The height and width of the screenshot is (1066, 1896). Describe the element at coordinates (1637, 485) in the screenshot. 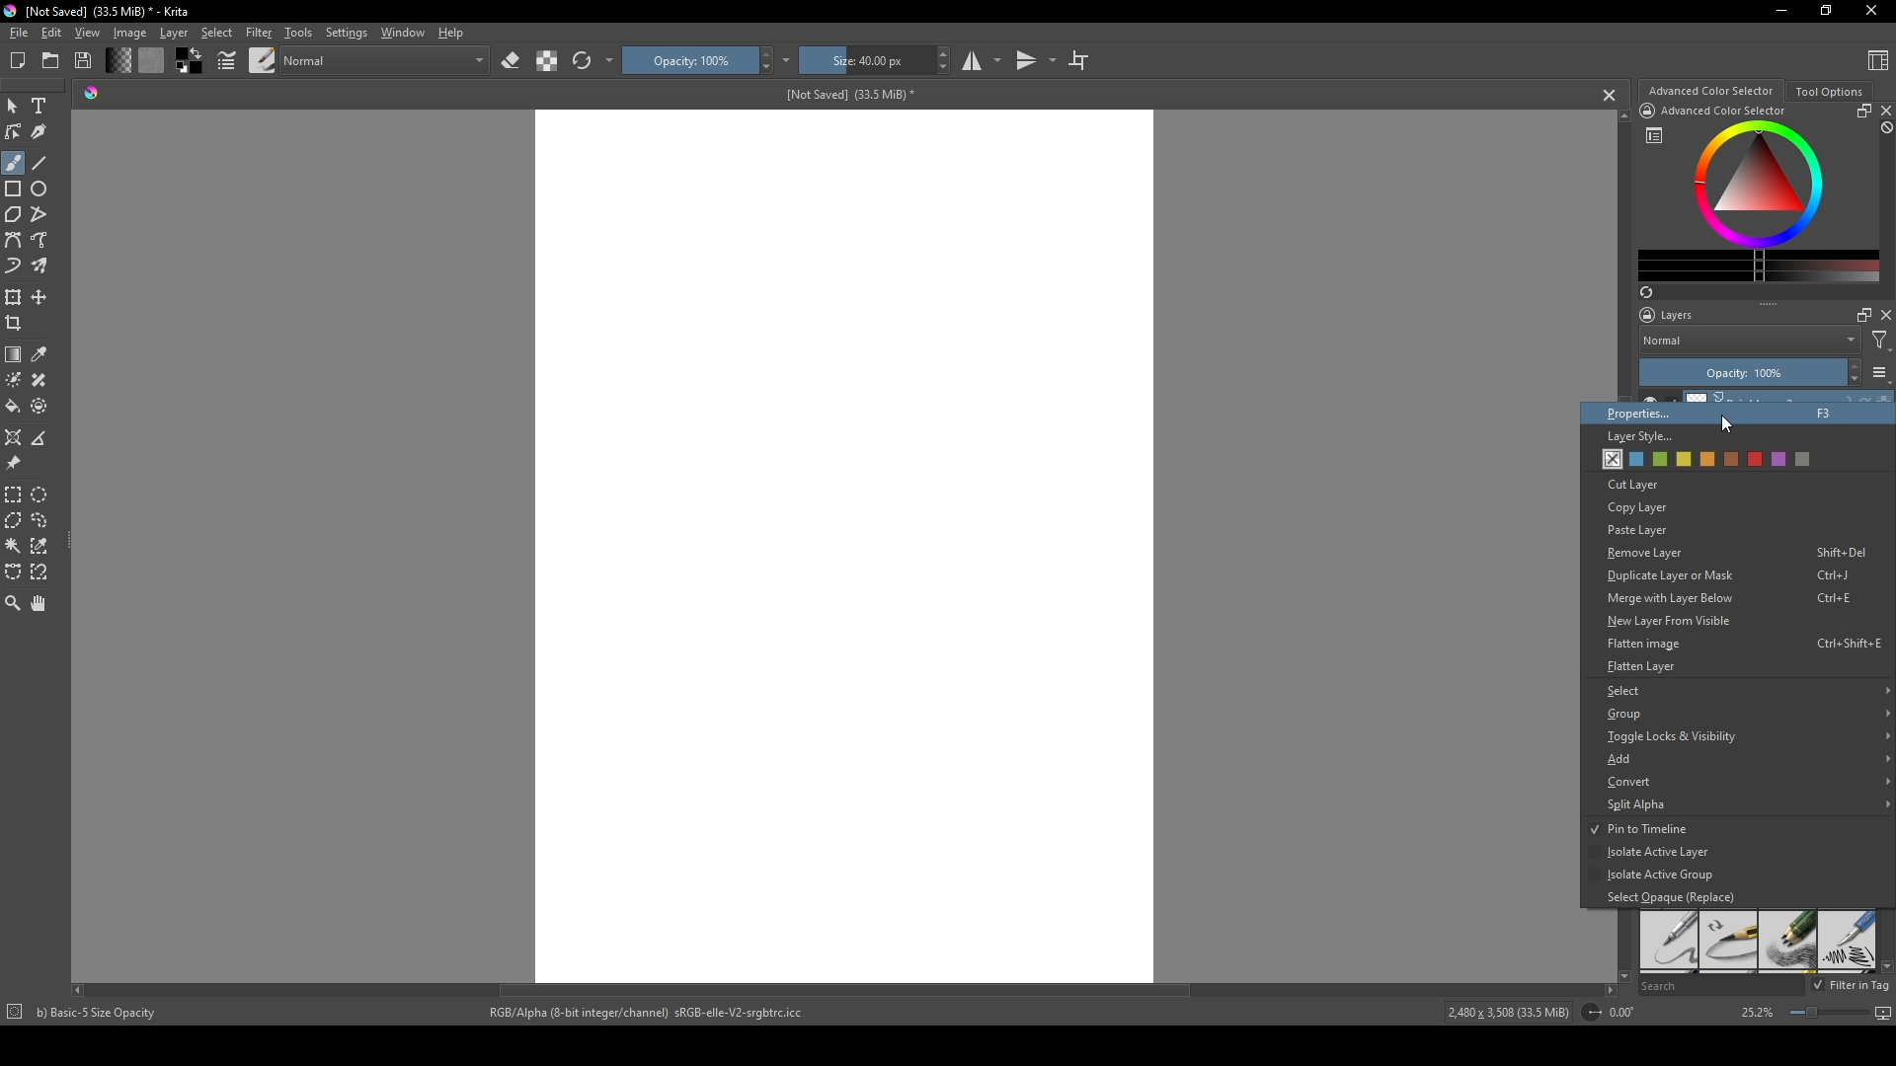

I see `Cut Layer` at that location.